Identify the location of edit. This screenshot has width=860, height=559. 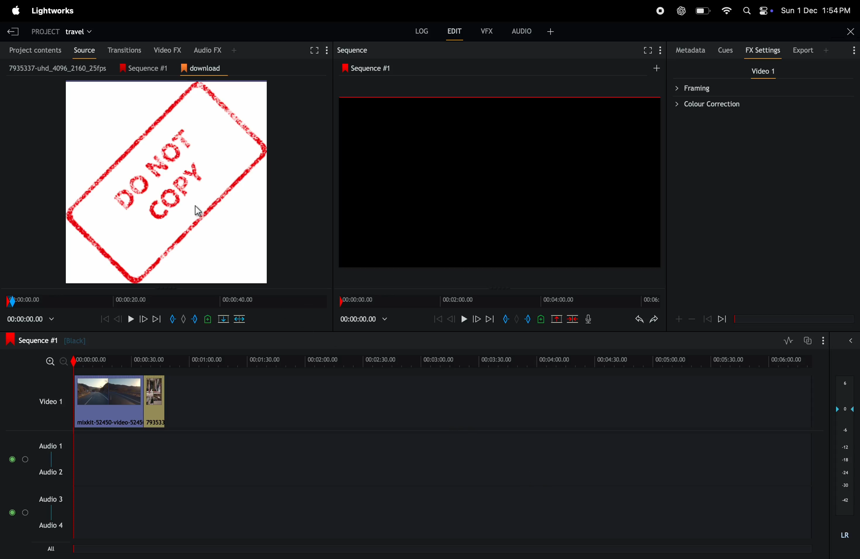
(454, 31).